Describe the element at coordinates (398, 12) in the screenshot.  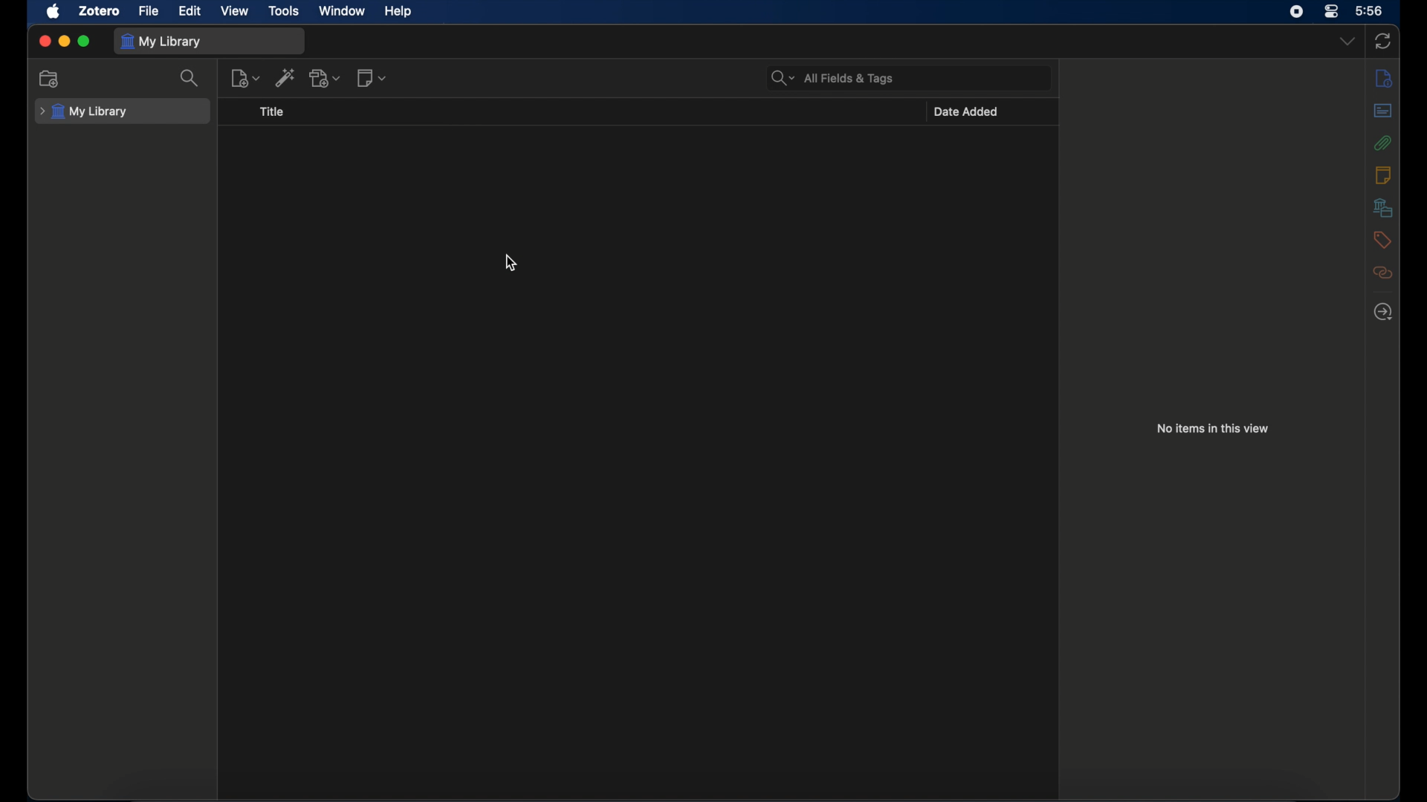
I see `help` at that location.